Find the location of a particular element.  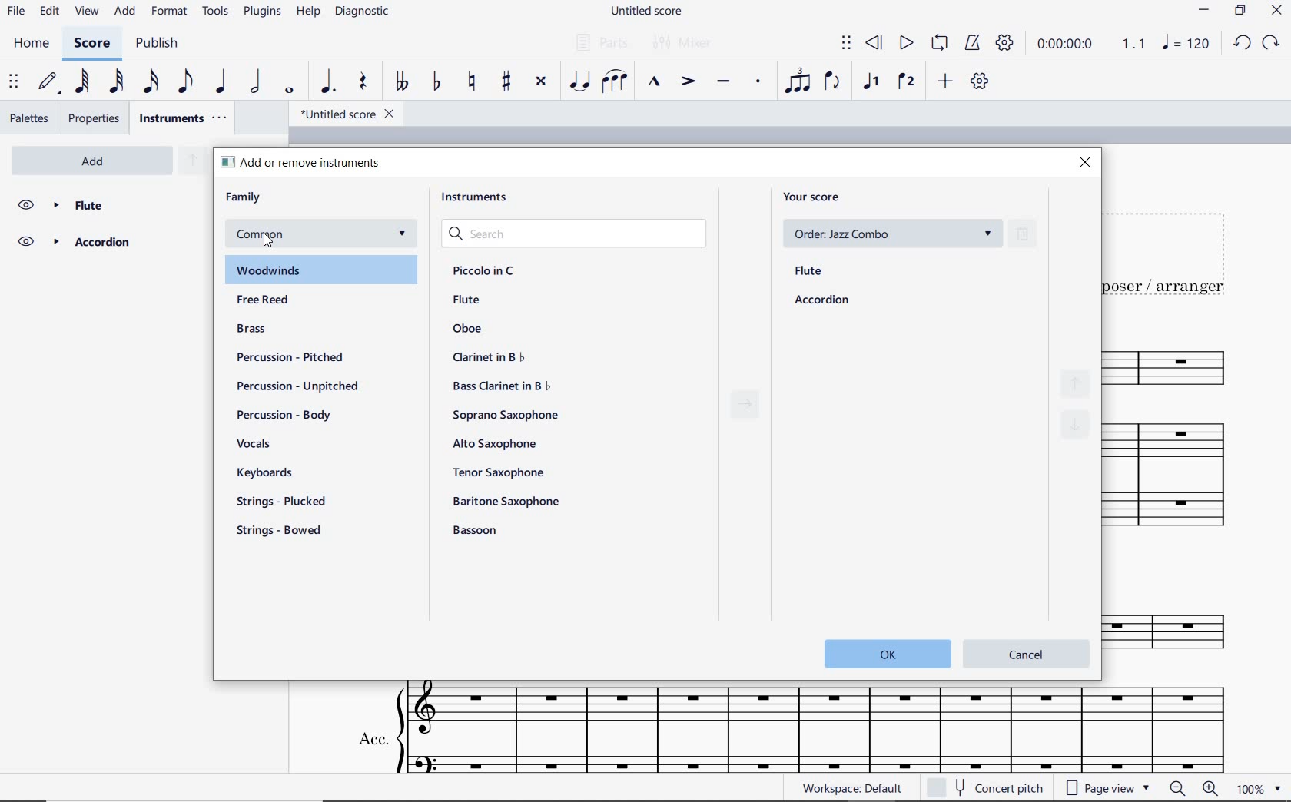

PLUGINS is located at coordinates (264, 12).